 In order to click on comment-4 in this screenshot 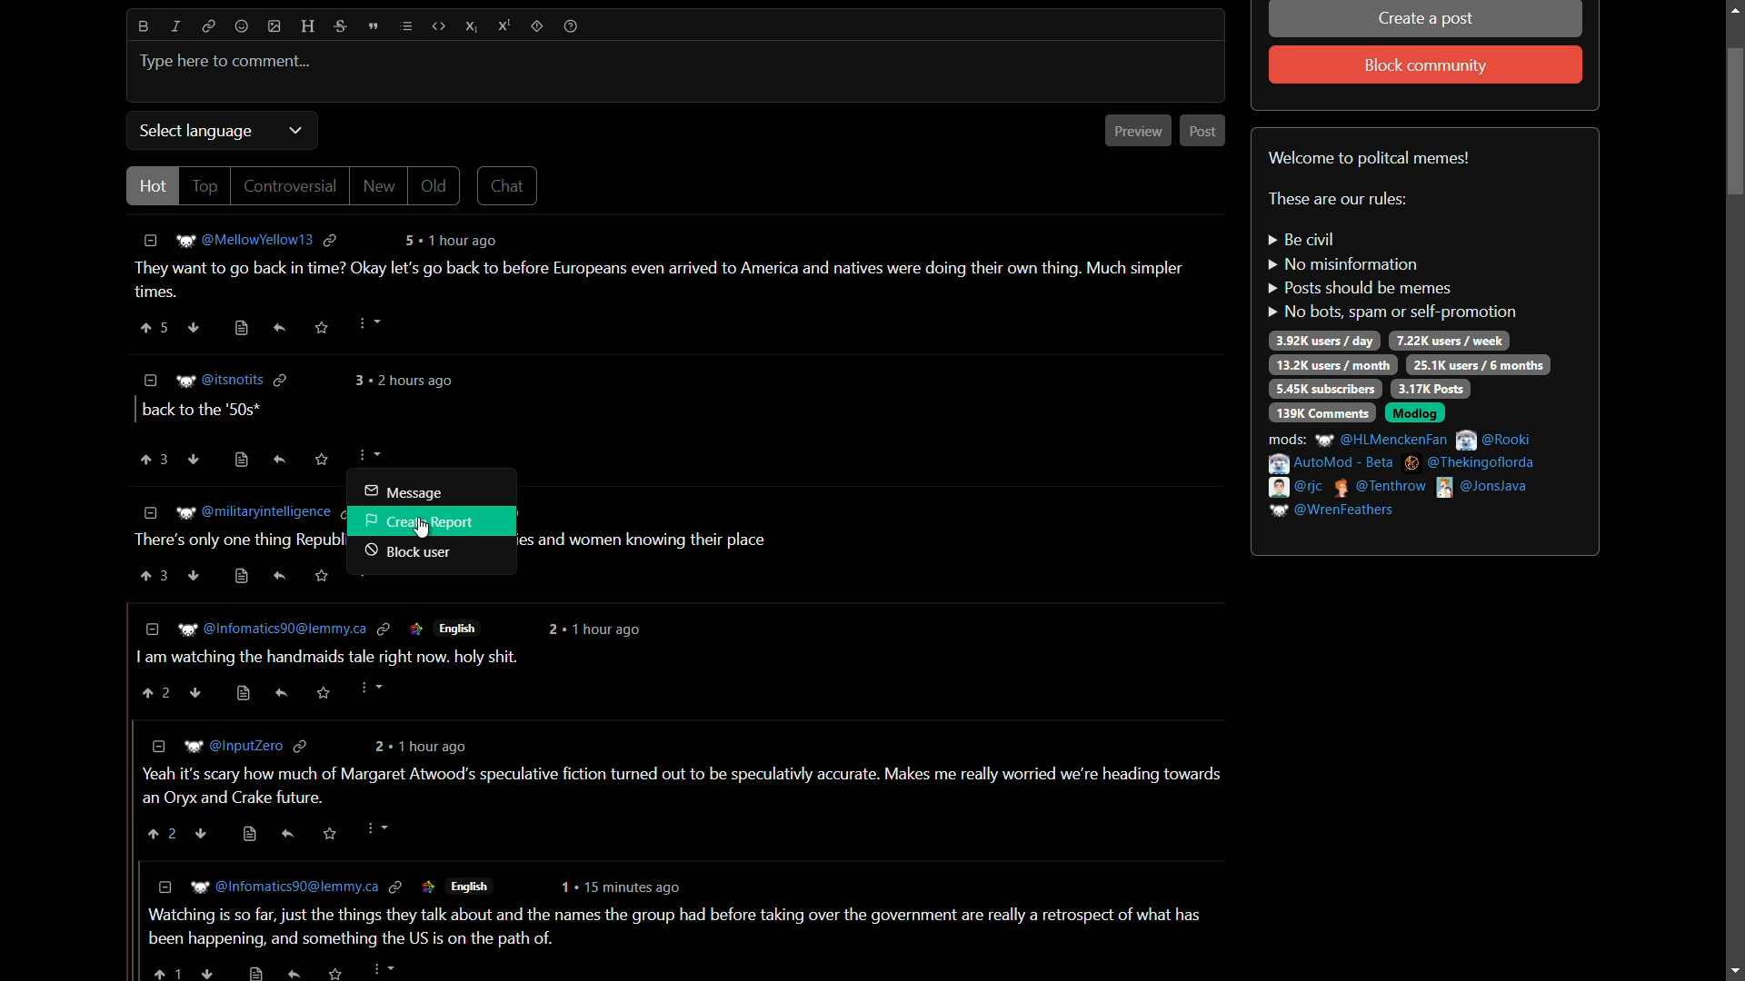, I will do `click(385, 662)`.